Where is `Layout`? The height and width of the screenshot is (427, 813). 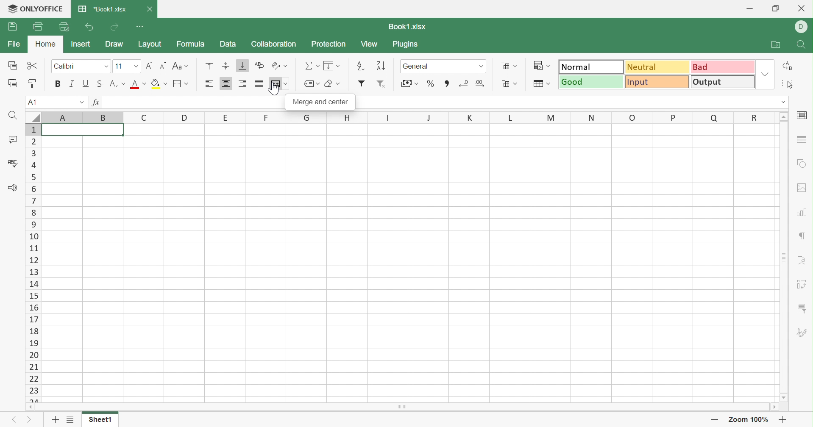
Layout is located at coordinates (149, 44).